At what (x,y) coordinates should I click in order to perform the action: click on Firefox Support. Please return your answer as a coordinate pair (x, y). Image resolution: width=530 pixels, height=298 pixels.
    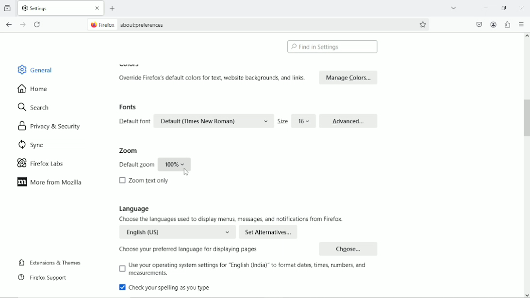
    Looking at the image, I should click on (44, 278).